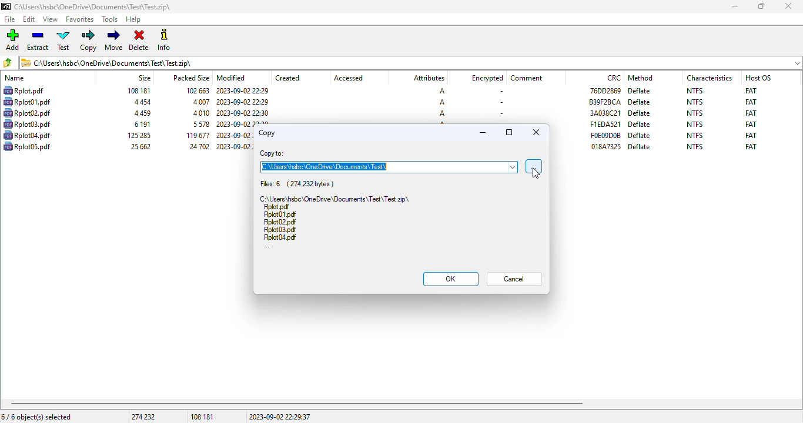 This screenshot has width=803, height=423. Describe the element at coordinates (232, 78) in the screenshot. I see `modified` at that location.